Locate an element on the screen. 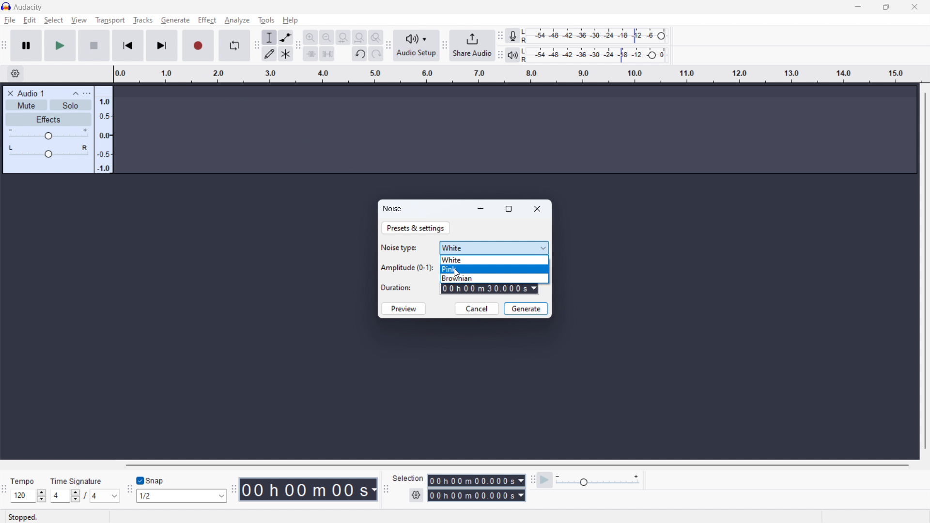 Image resolution: width=930 pixels, height=523 pixels. zoom in is located at coordinates (310, 37).